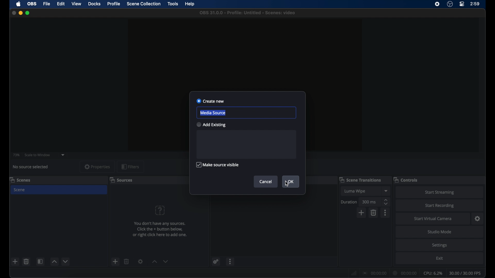 The width and height of the screenshot is (495, 278). Describe the element at coordinates (190, 4) in the screenshot. I see `help` at that location.